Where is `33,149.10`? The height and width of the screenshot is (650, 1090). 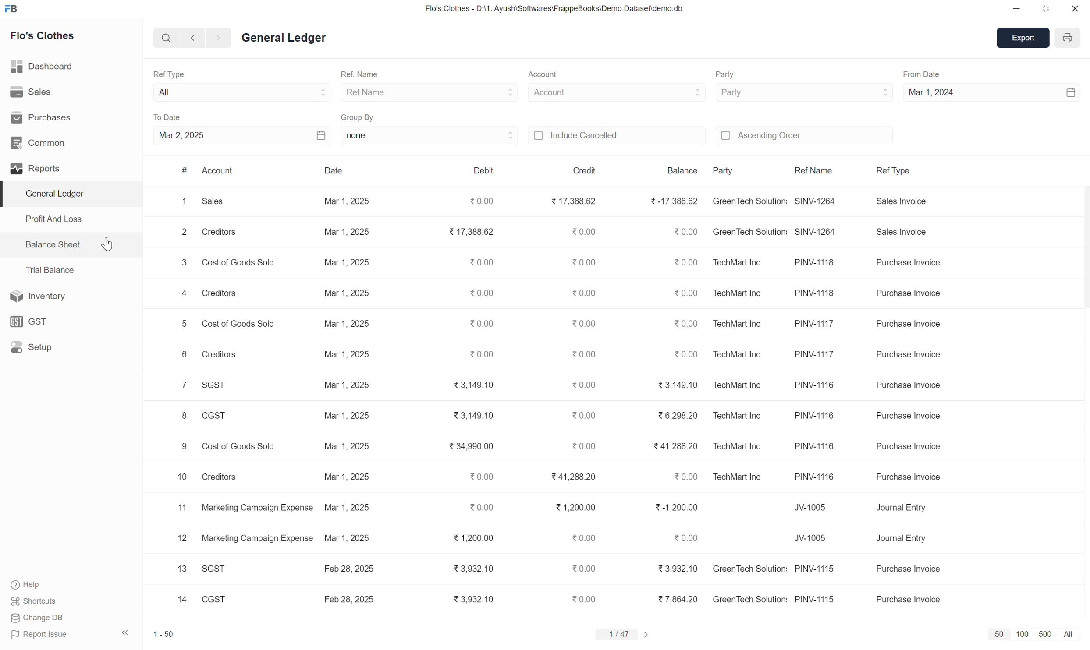
33,149.10 is located at coordinates (470, 415).